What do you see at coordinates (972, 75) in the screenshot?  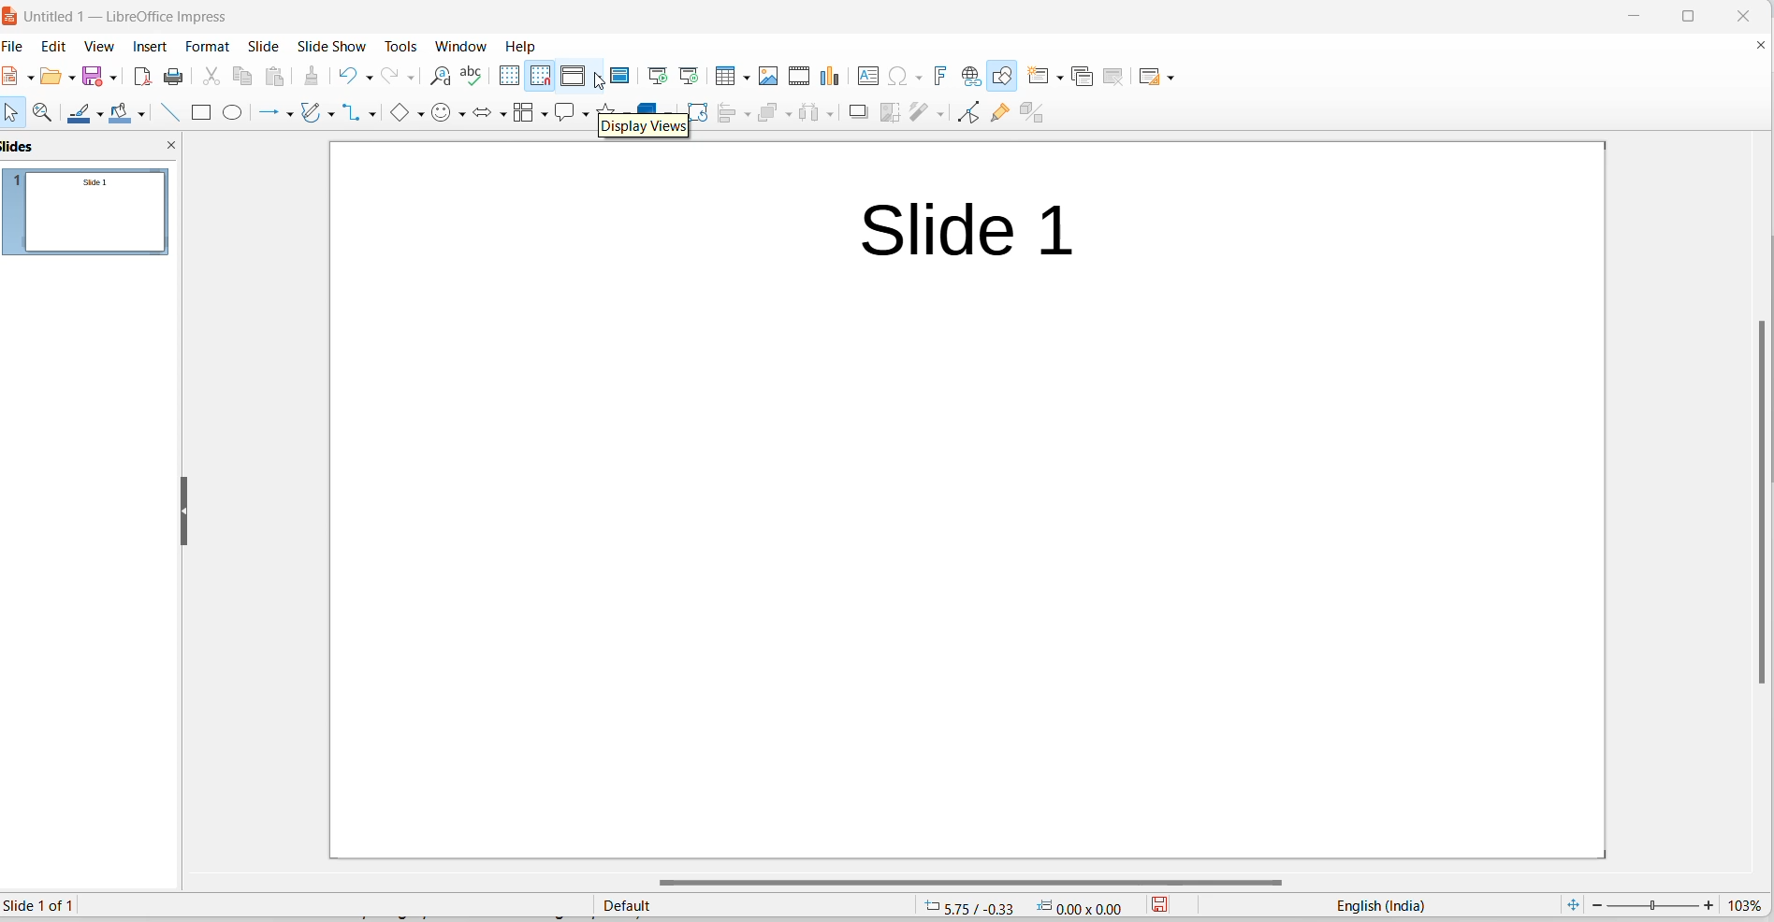 I see `insert hyperlinks` at bounding box center [972, 75].